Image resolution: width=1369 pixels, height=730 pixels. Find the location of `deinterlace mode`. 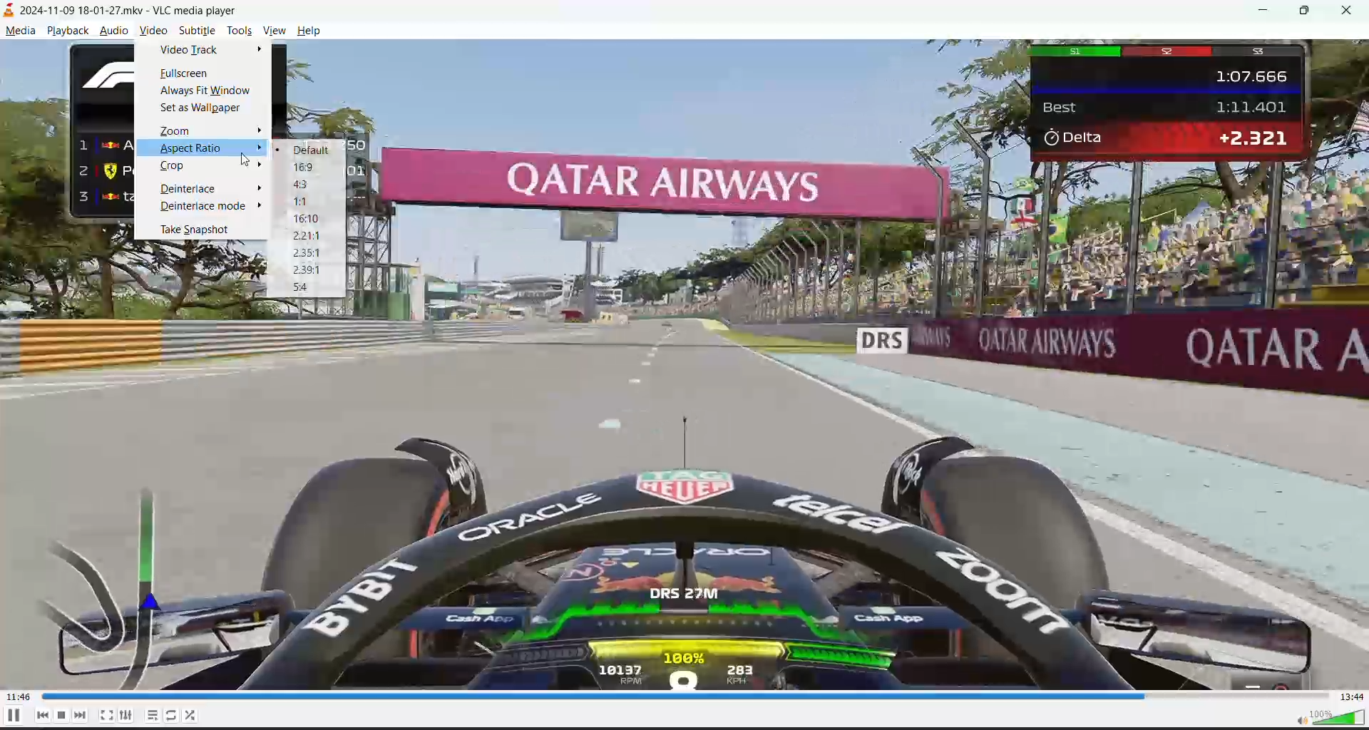

deinterlace mode is located at coordinates (205, 207).